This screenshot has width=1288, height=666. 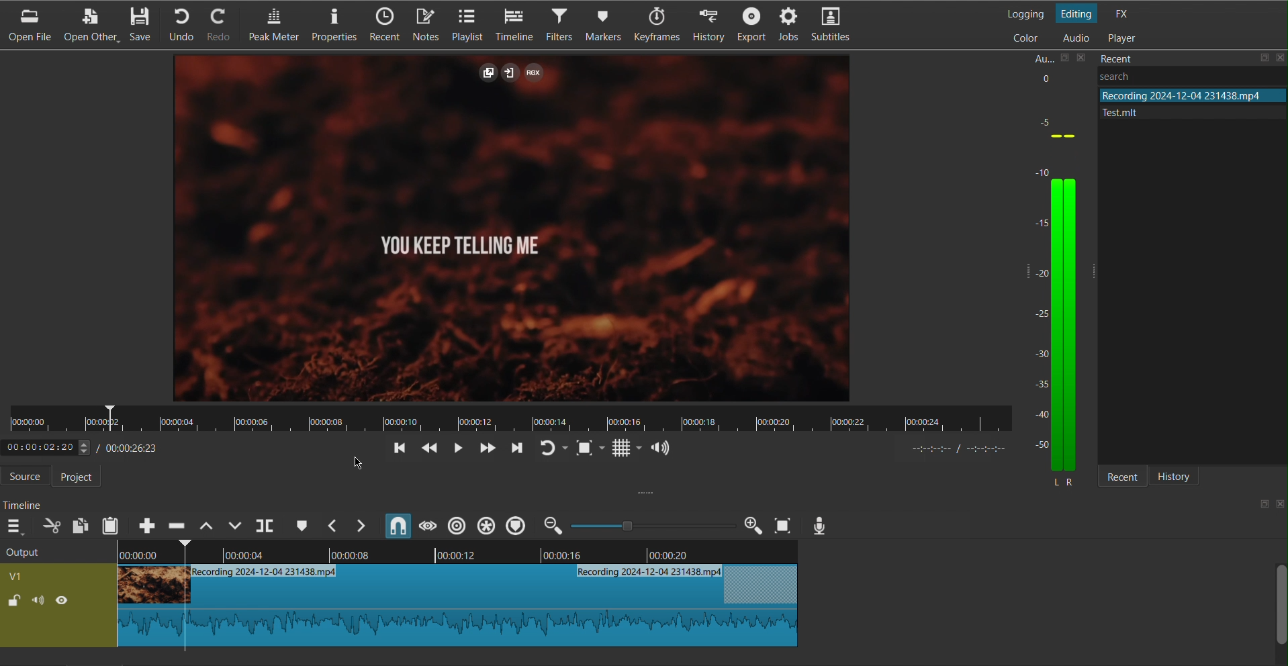 I want to click on (un)hide, so click(x=62, y=600).